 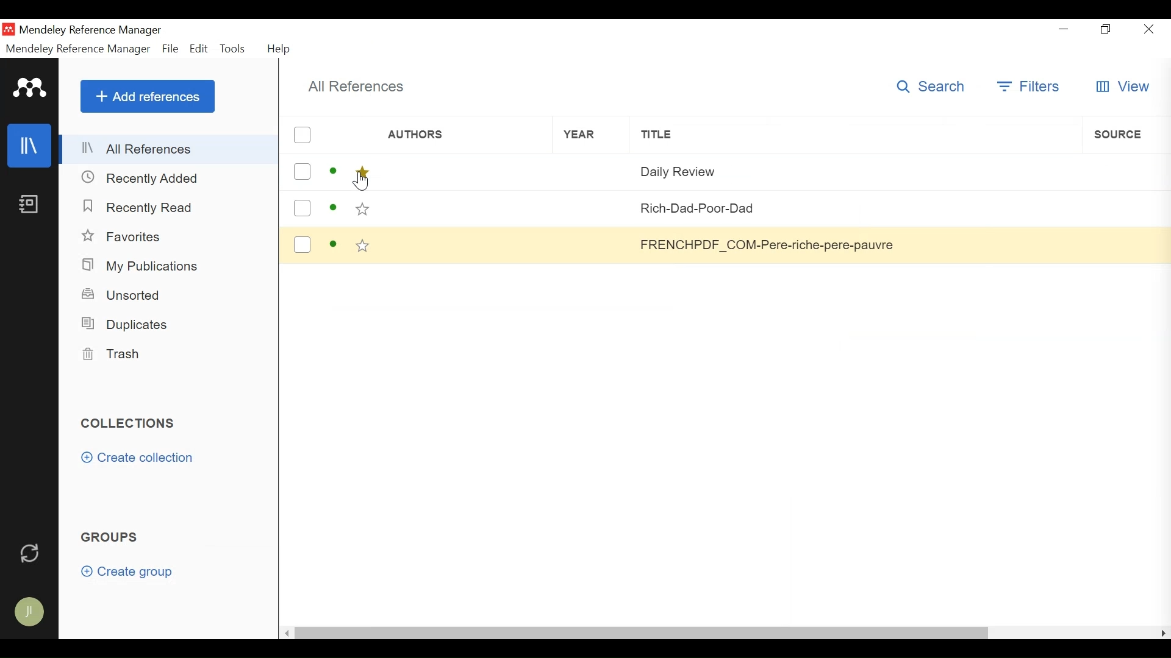 I want to click on Mendeley, so click(x=29, y=88).